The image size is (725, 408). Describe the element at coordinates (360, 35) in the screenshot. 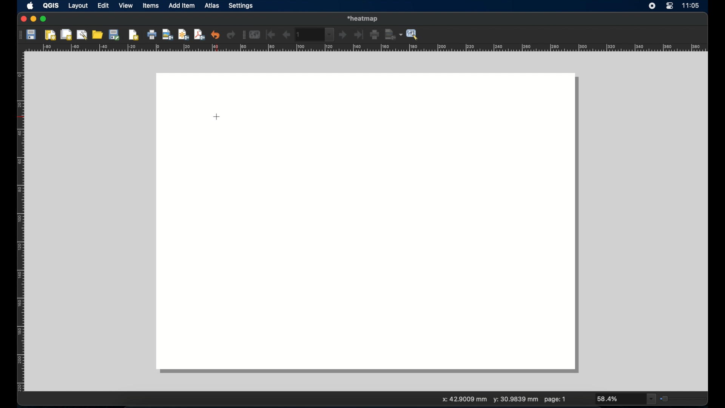

I see `last image` at that location.